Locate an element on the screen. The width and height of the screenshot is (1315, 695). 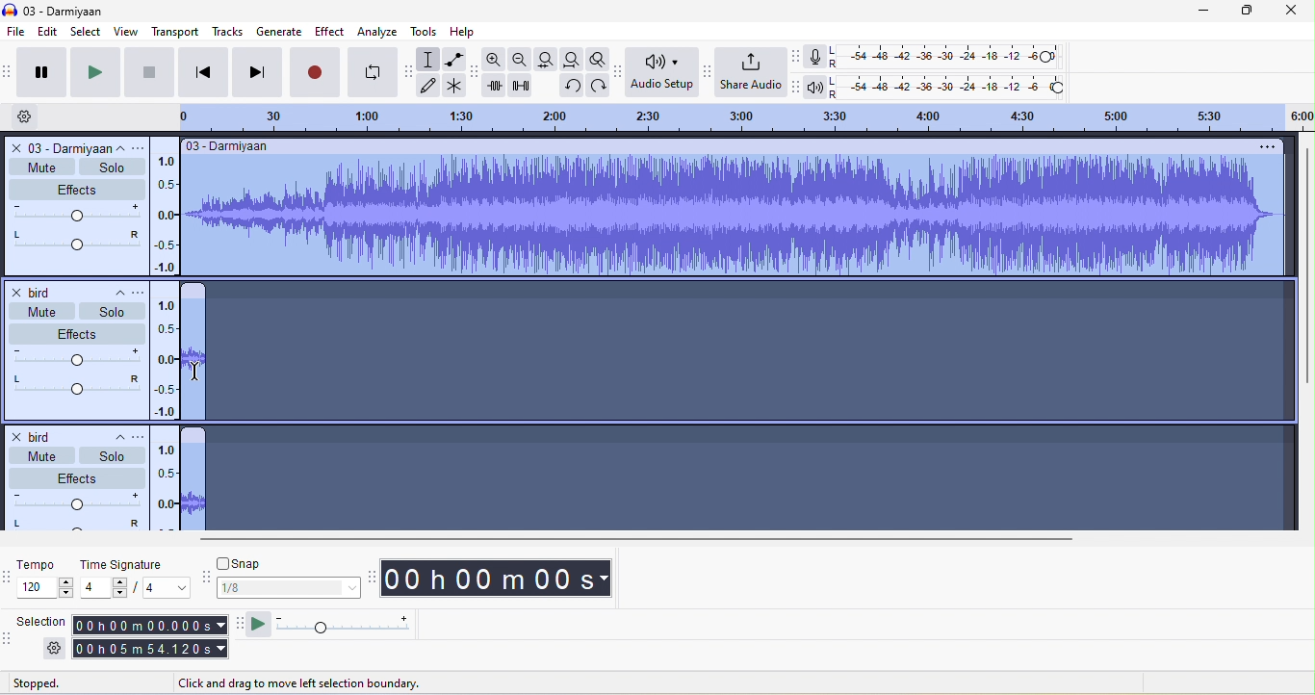
mute is located at coordinates (39, 455).